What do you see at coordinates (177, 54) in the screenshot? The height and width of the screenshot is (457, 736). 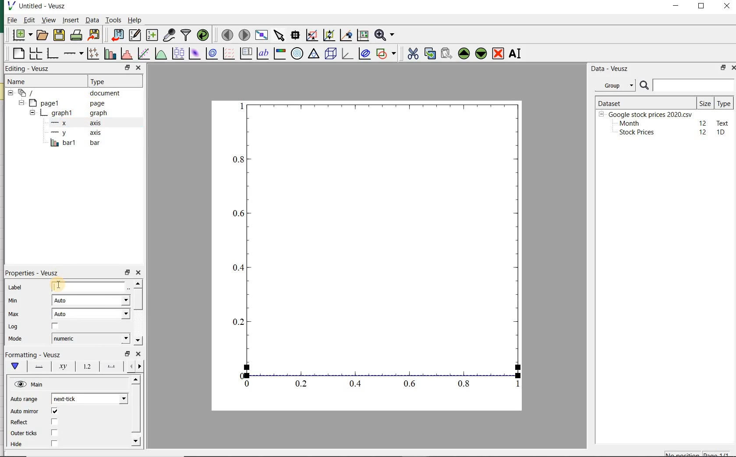 I see `plot box plots` at bounding box center [177, 54].